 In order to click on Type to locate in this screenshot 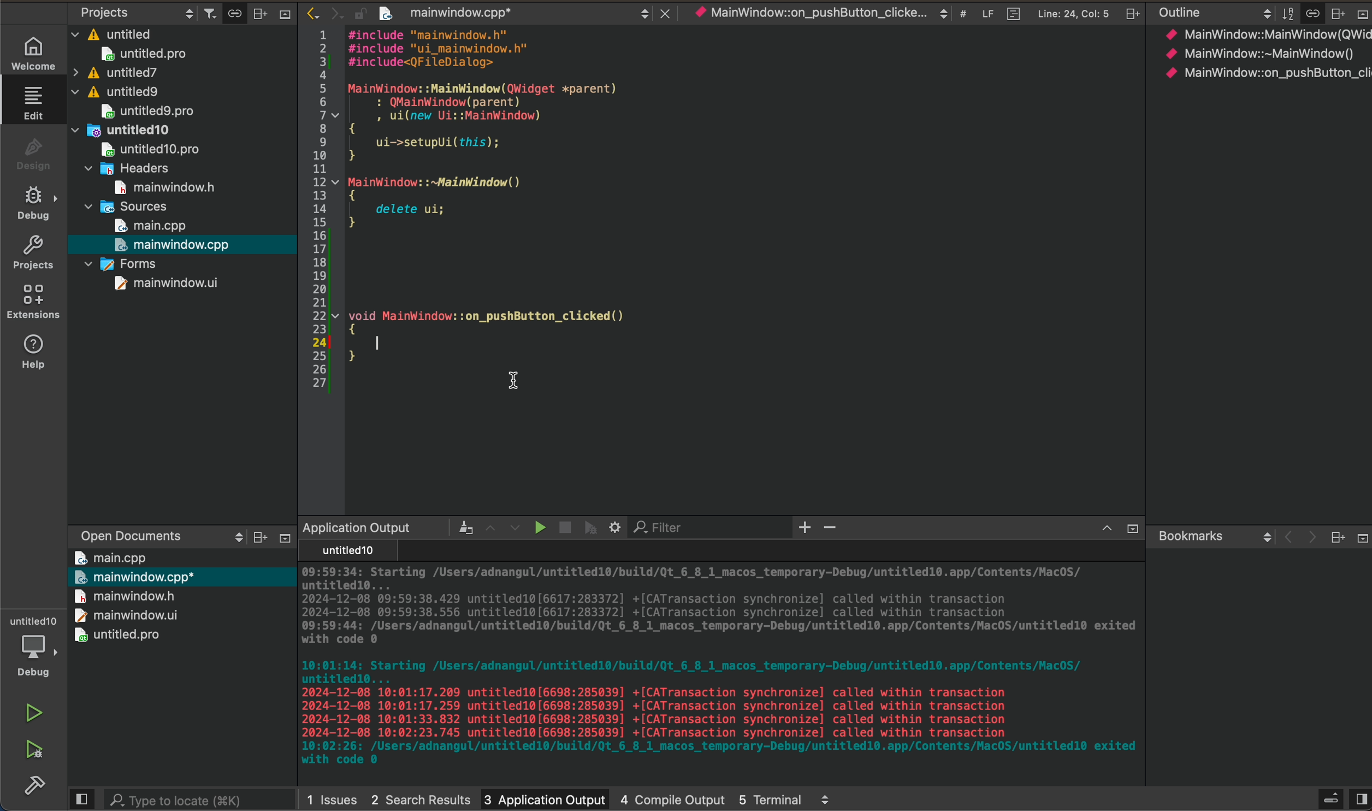, I will do `click(178, 798)`.